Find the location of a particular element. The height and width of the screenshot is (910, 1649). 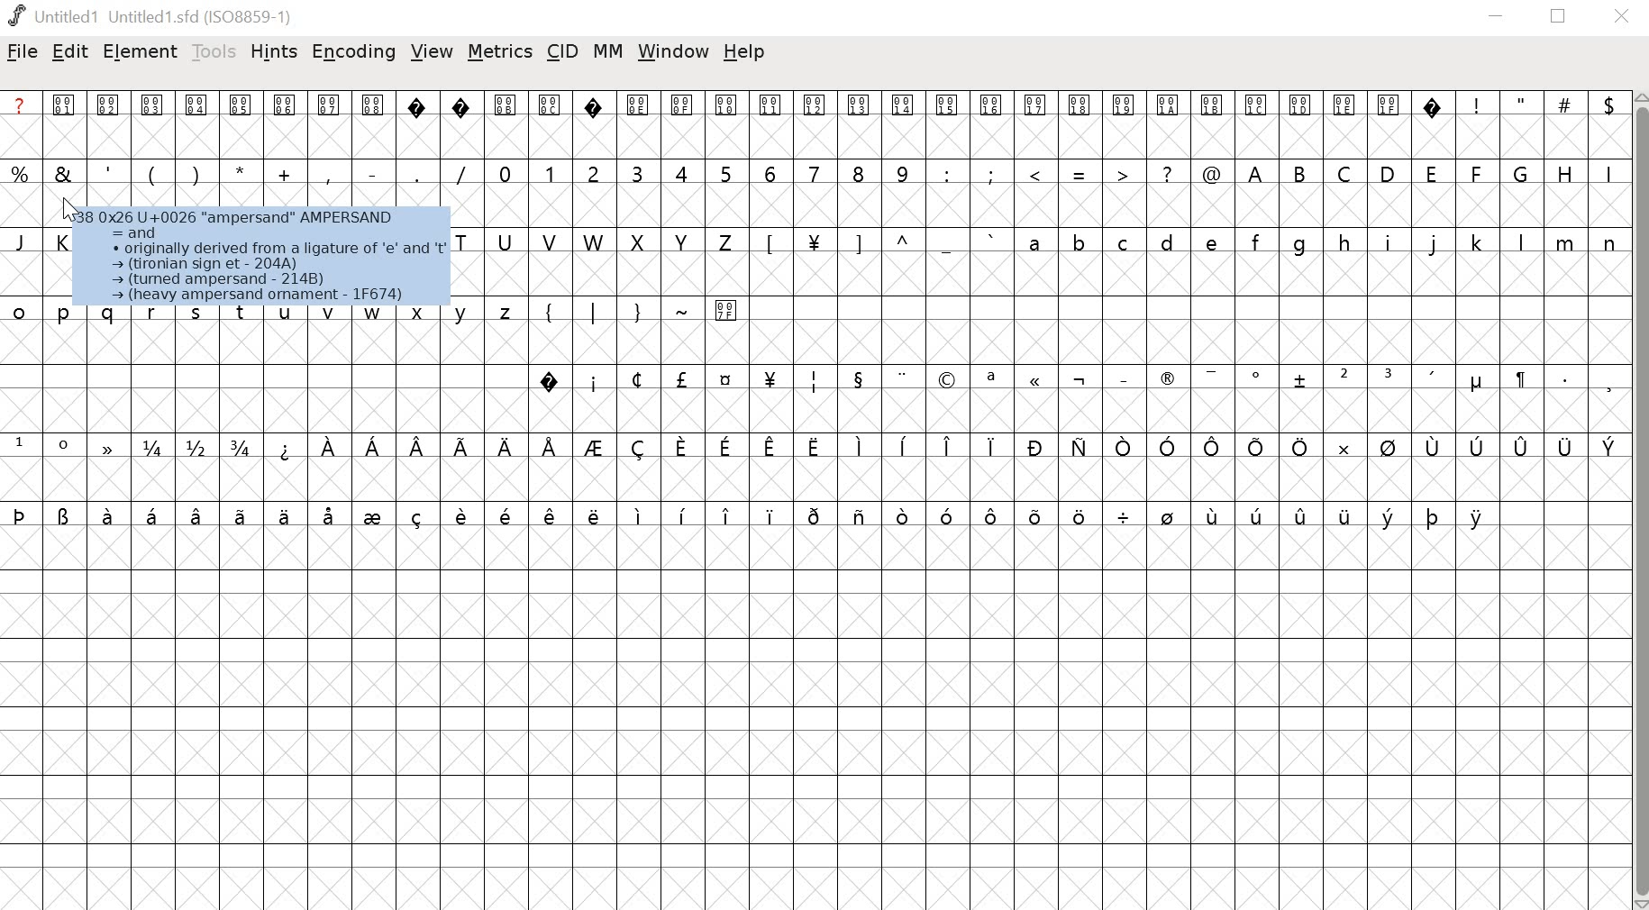

$ is located at coordinates (1607, 125).